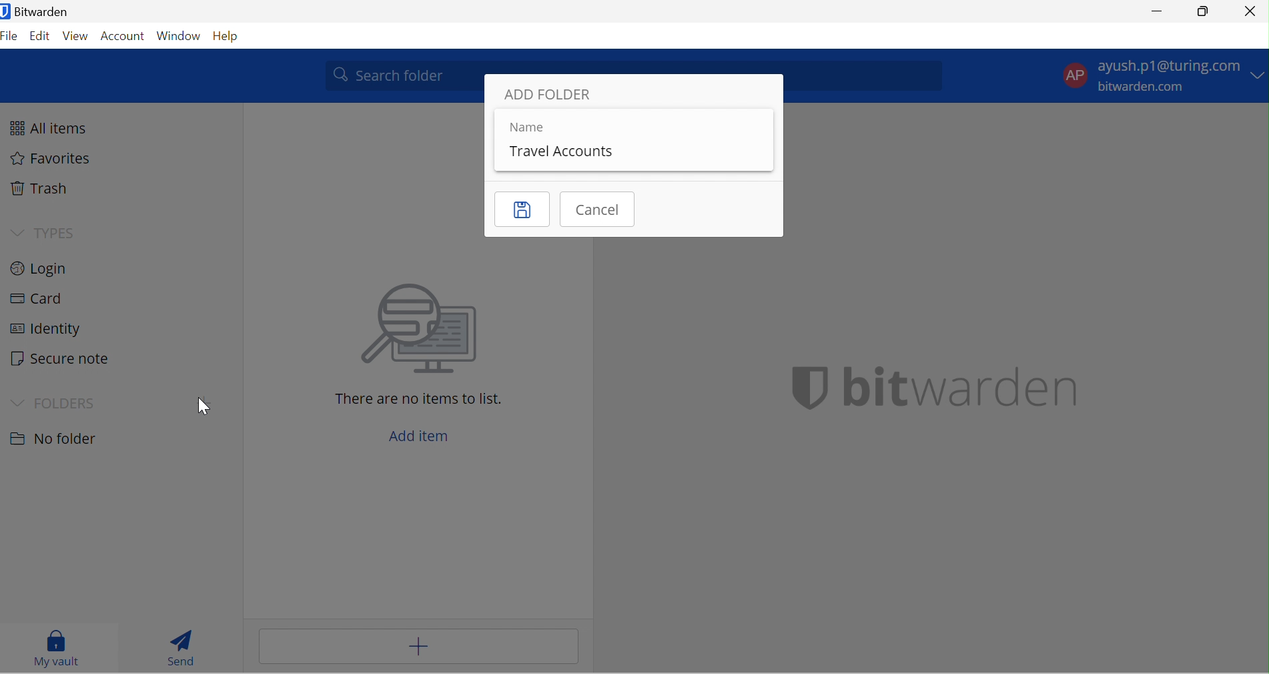 The height and width of the screenshot is (674, 1269). I want to click on ADD FOLDER, so click(552, 93).